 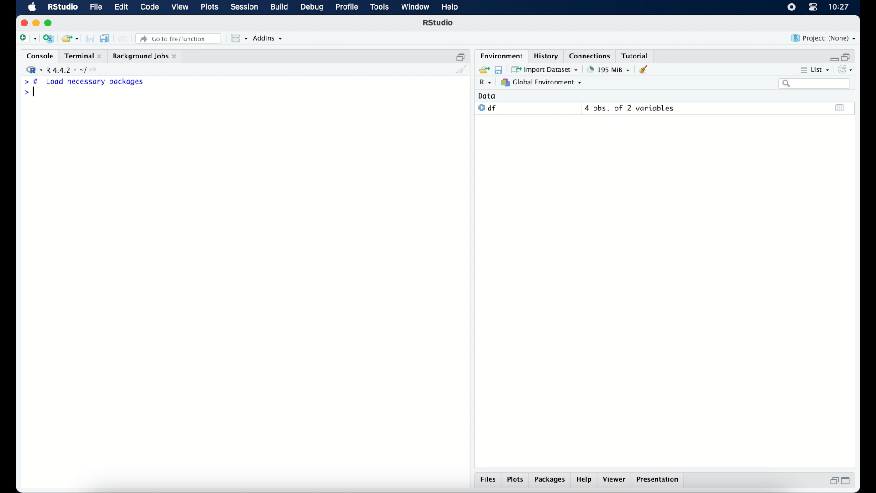 What do you see at coordinates (791, 7) in the screenshot?
I see `screen recorder icon` at bounding box center [791, 7].